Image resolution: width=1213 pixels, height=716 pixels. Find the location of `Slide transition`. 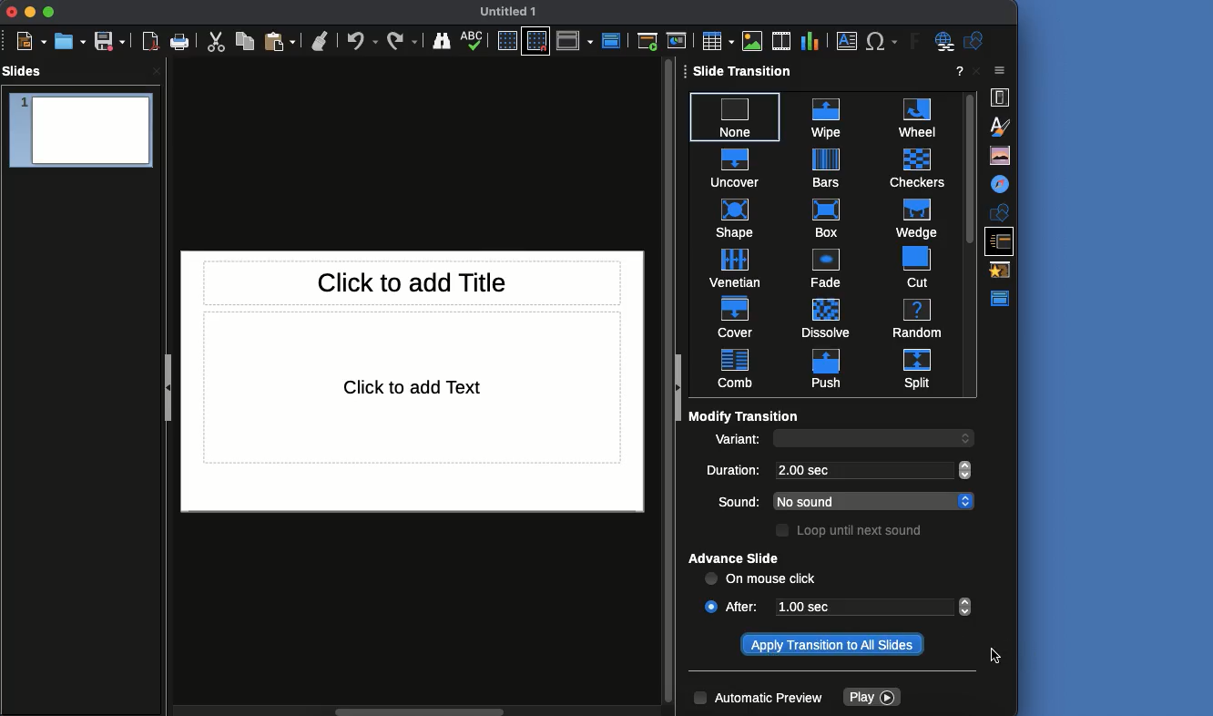

Slide transition is located at coordinates (1003, 240).